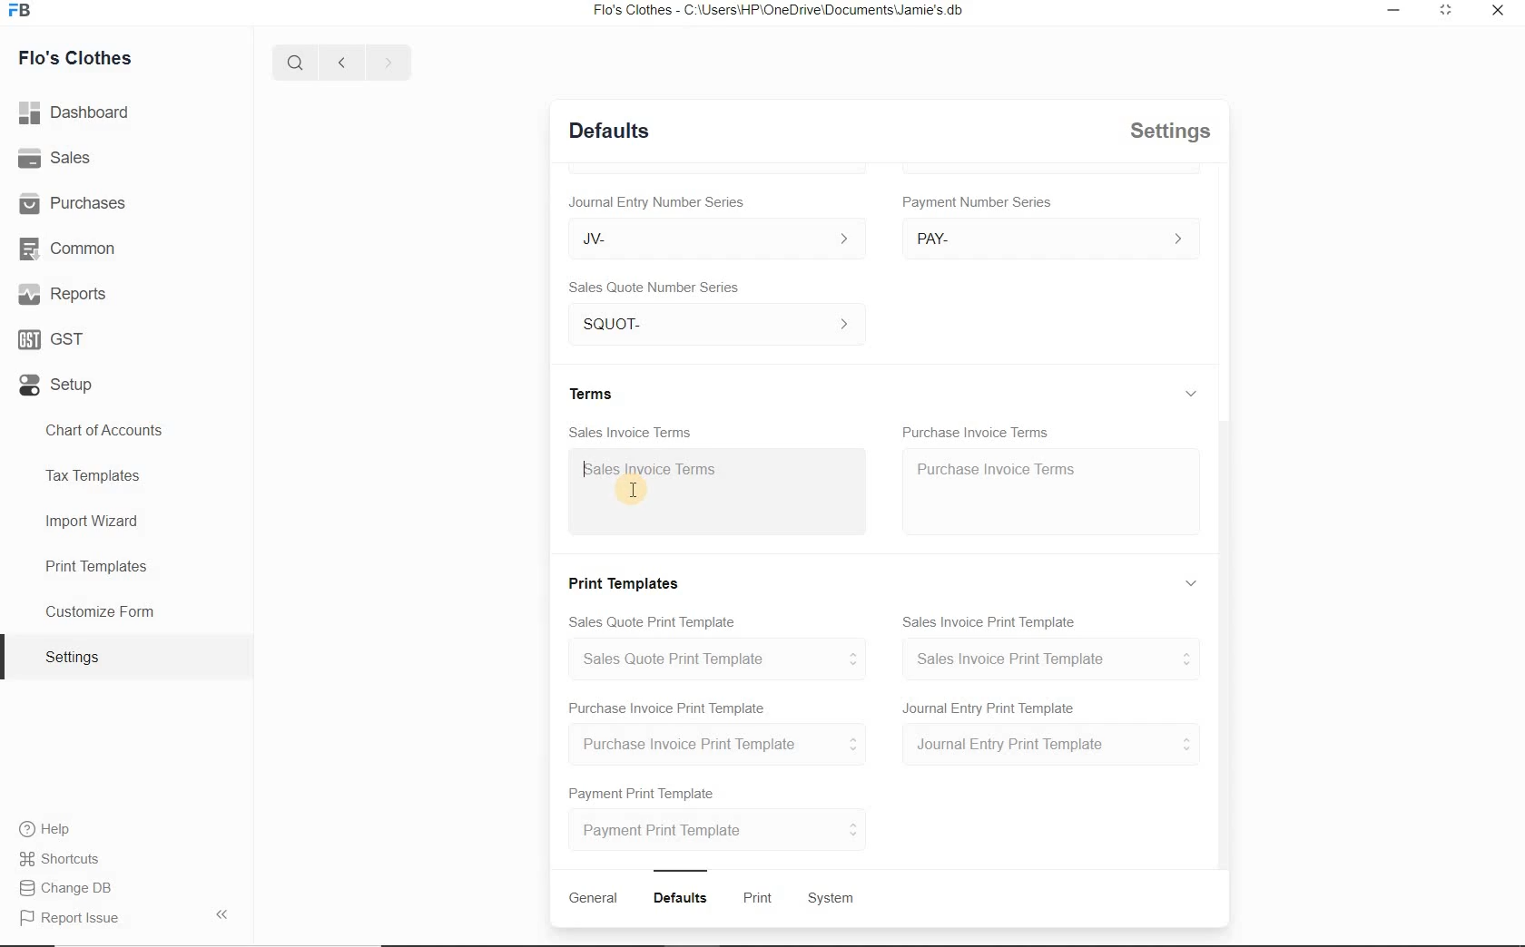 This screenshot has height=947, width=1525. What do you see at coordinates (628, 581) in the screenshot?
I see `Print Templates` at bounding box center [628, 581].